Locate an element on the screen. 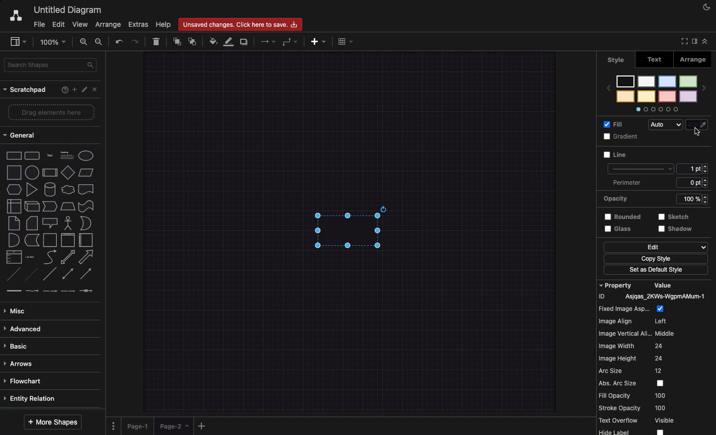 Image resolution: width=716 pixels, height=435 pixels. square is located at coordinates (13, 171).